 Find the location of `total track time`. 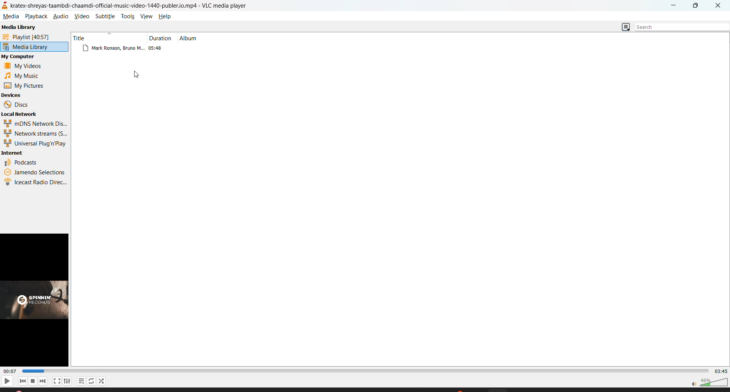

total track time is located at coordinates (722, 371).